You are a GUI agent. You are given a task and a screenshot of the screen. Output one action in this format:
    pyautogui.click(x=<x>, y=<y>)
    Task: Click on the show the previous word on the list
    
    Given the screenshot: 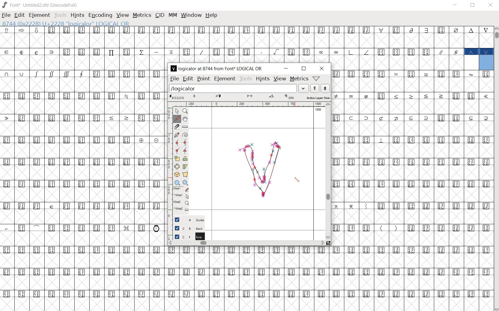 What is the action you would take?
    pyautogui.click(x=325, y=88)
    